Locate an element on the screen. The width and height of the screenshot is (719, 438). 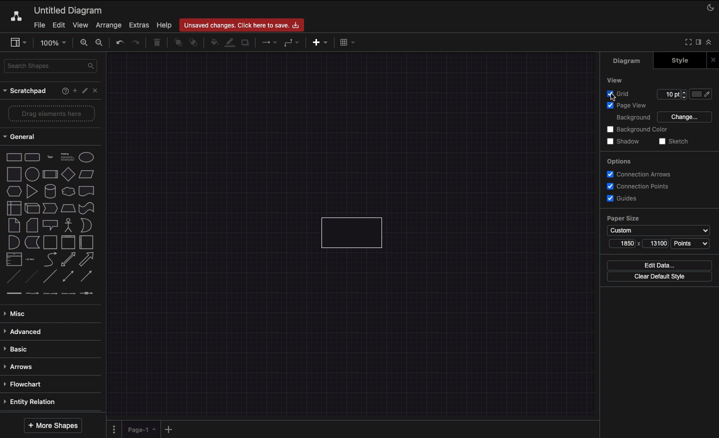
Flowchart is located at coordinates (29, 385).